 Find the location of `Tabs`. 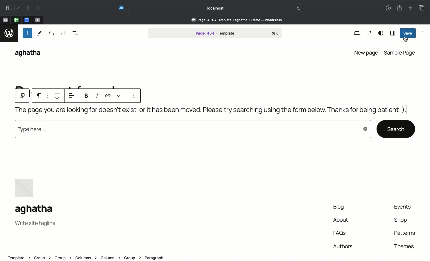

Tabs is located at coordinates (423, 7).